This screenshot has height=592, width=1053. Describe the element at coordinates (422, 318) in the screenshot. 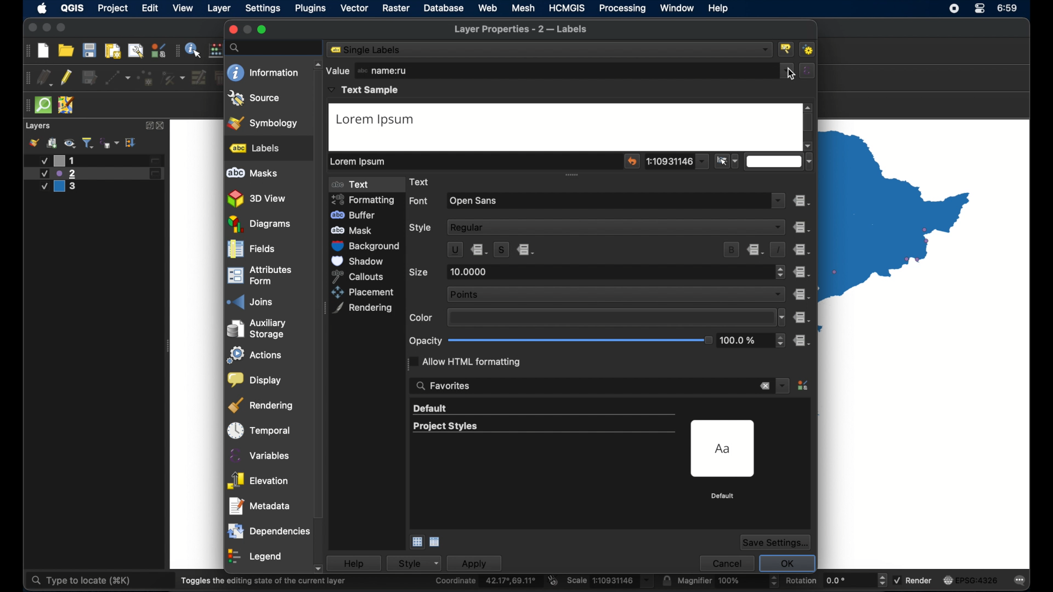

I see `color` at that location.